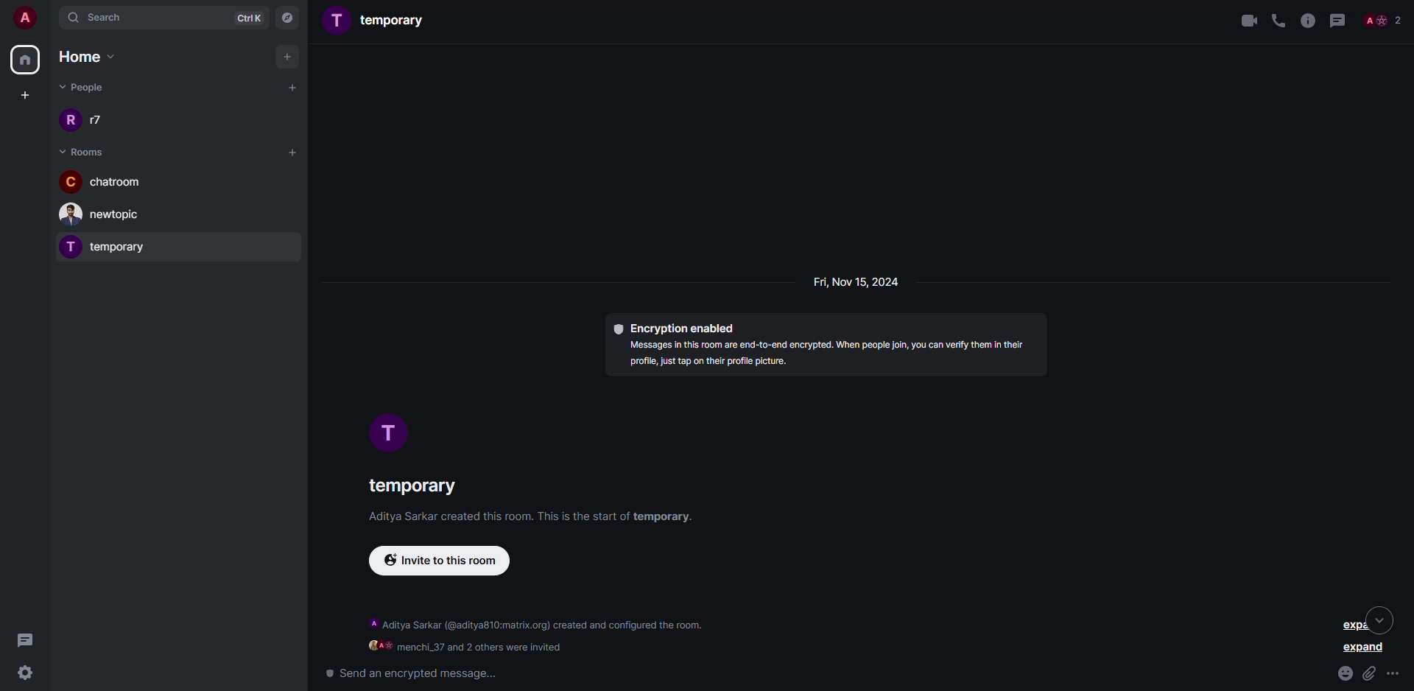  What do you see at coordinates (381, 22) in the screenshot?
I see `temporary` at bounding box center [381, 22].